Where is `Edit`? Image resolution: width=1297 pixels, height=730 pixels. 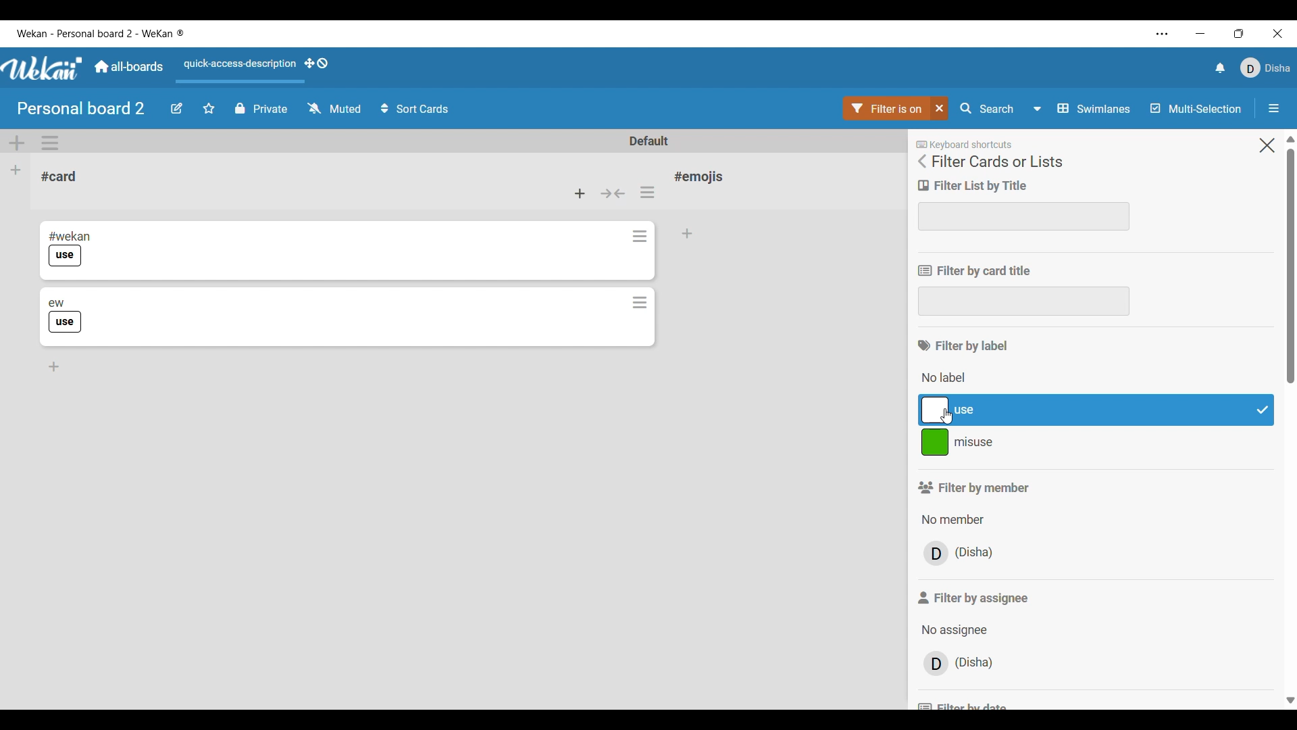
Edit is located at coordinates (176, 109).